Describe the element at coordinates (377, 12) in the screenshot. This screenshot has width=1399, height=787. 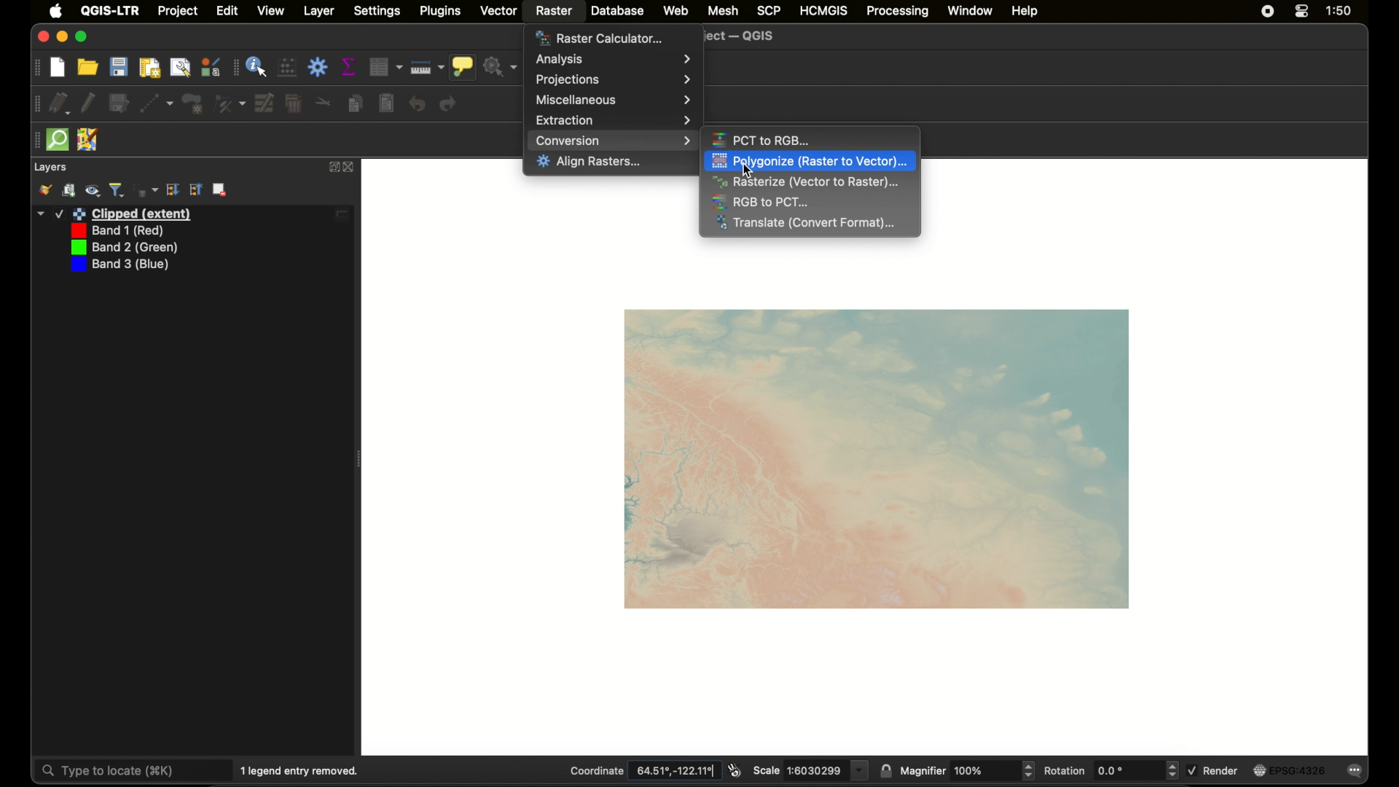
I see `settings` at that location.